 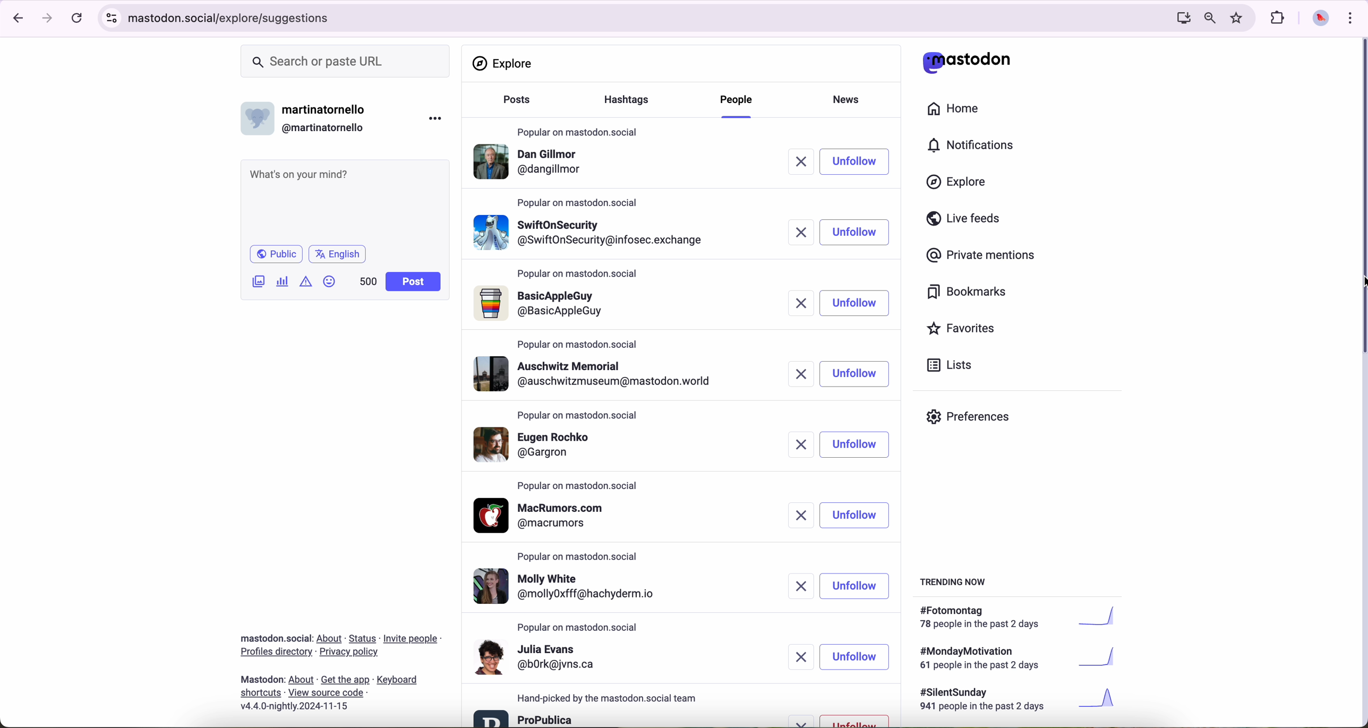 What do you see at coordinates (505, 63) in the screenshot?
I see `explore section` at bounding box center [505, 63].